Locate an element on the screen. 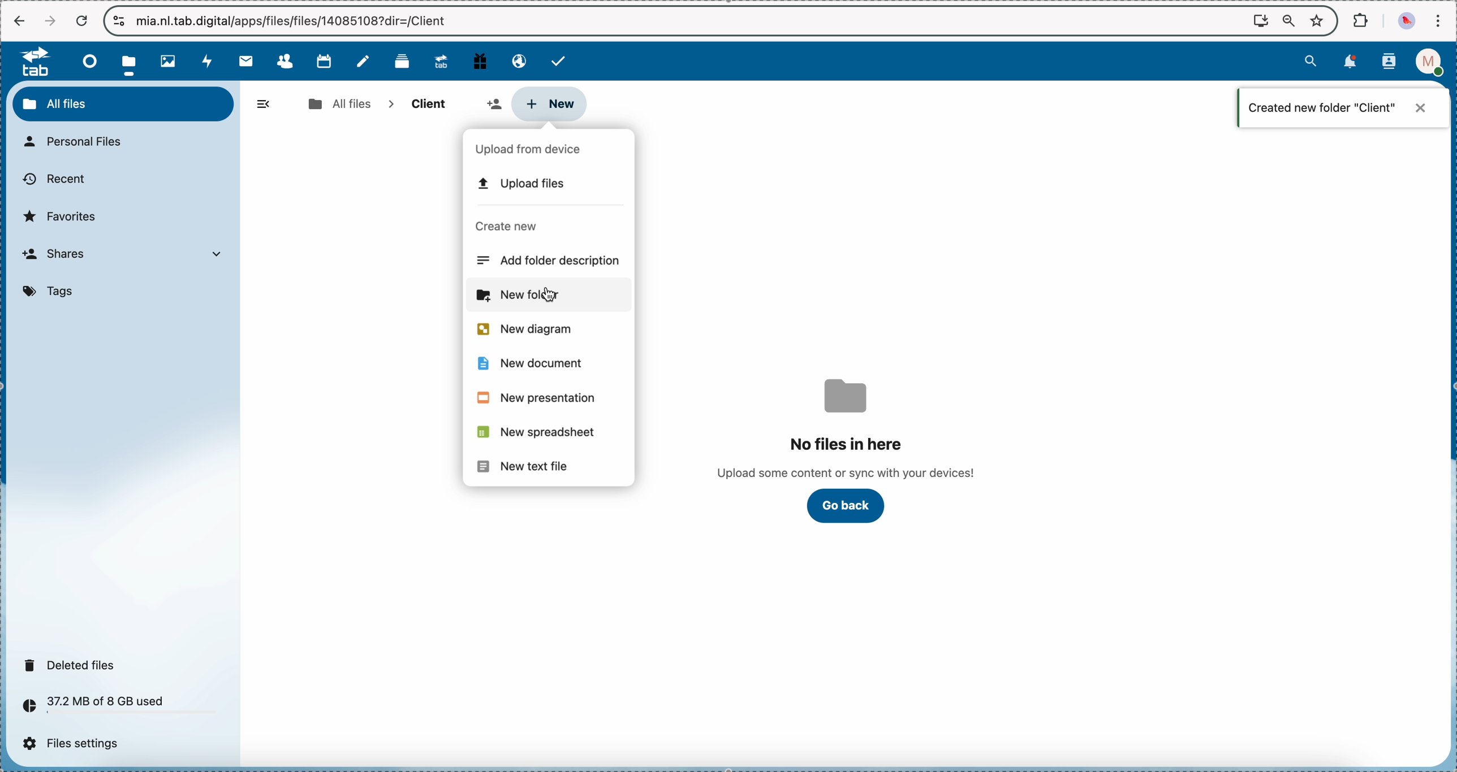  click on new folder is located at coordinates (547, 296).